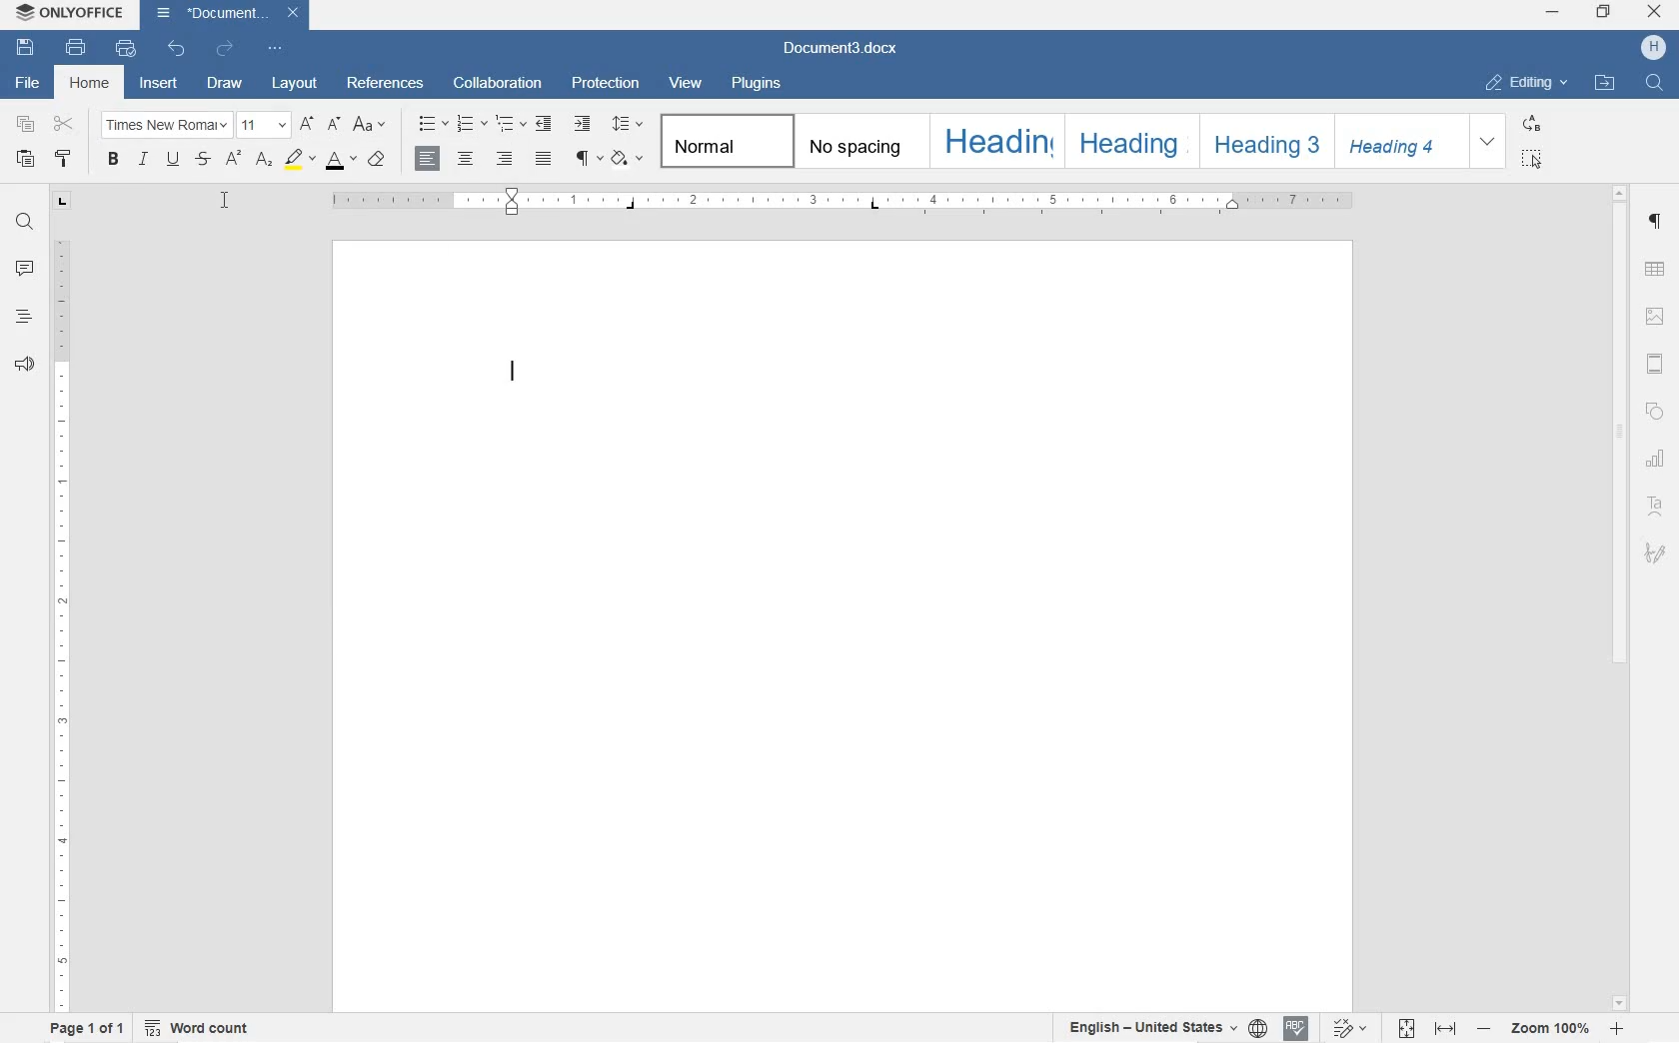 Image resolution: width=1679 pixels, height=1043 pixels. What do you see at coordinates (25, 47) in the screenshot?
I see `SAVE` at bounding box center [25, 47].